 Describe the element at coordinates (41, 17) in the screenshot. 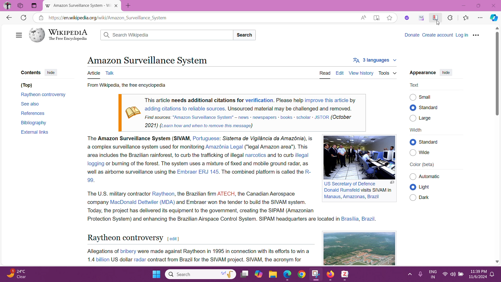

I see `View Site information` at that location.